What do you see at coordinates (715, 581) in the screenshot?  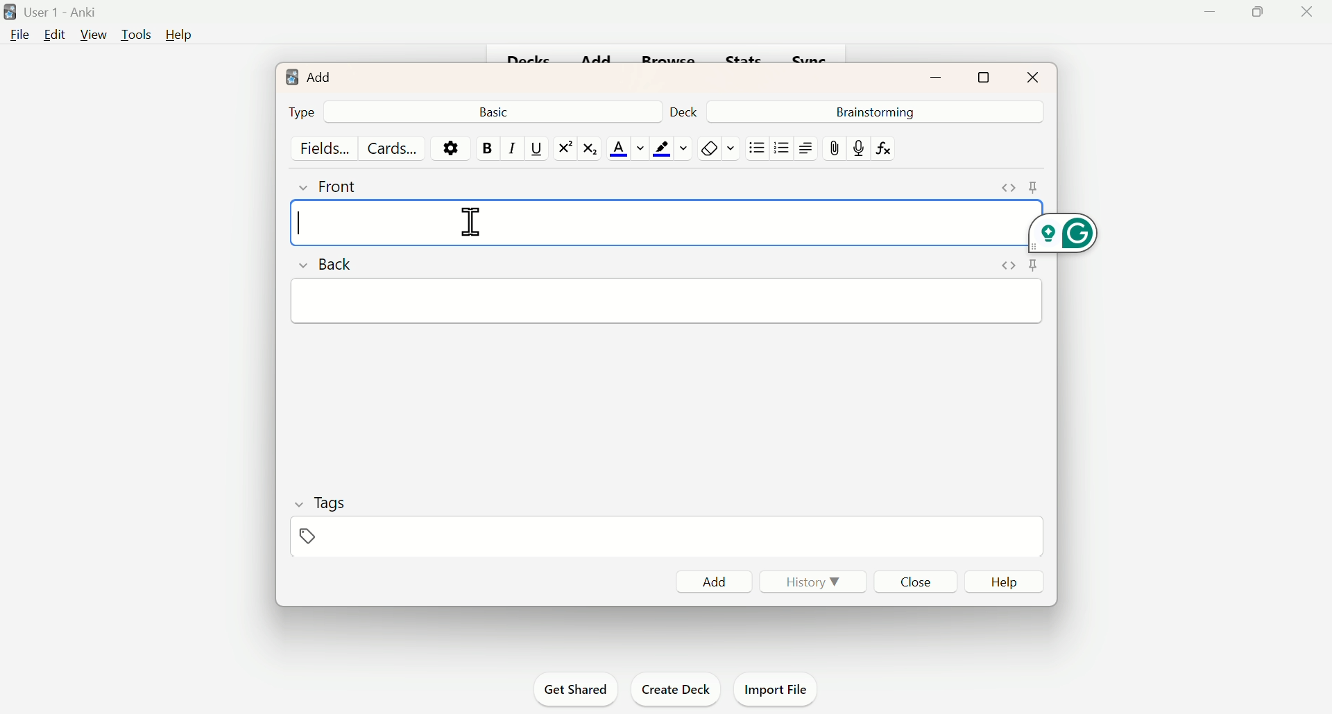 I see `Add` at bounding box center [715, 581].